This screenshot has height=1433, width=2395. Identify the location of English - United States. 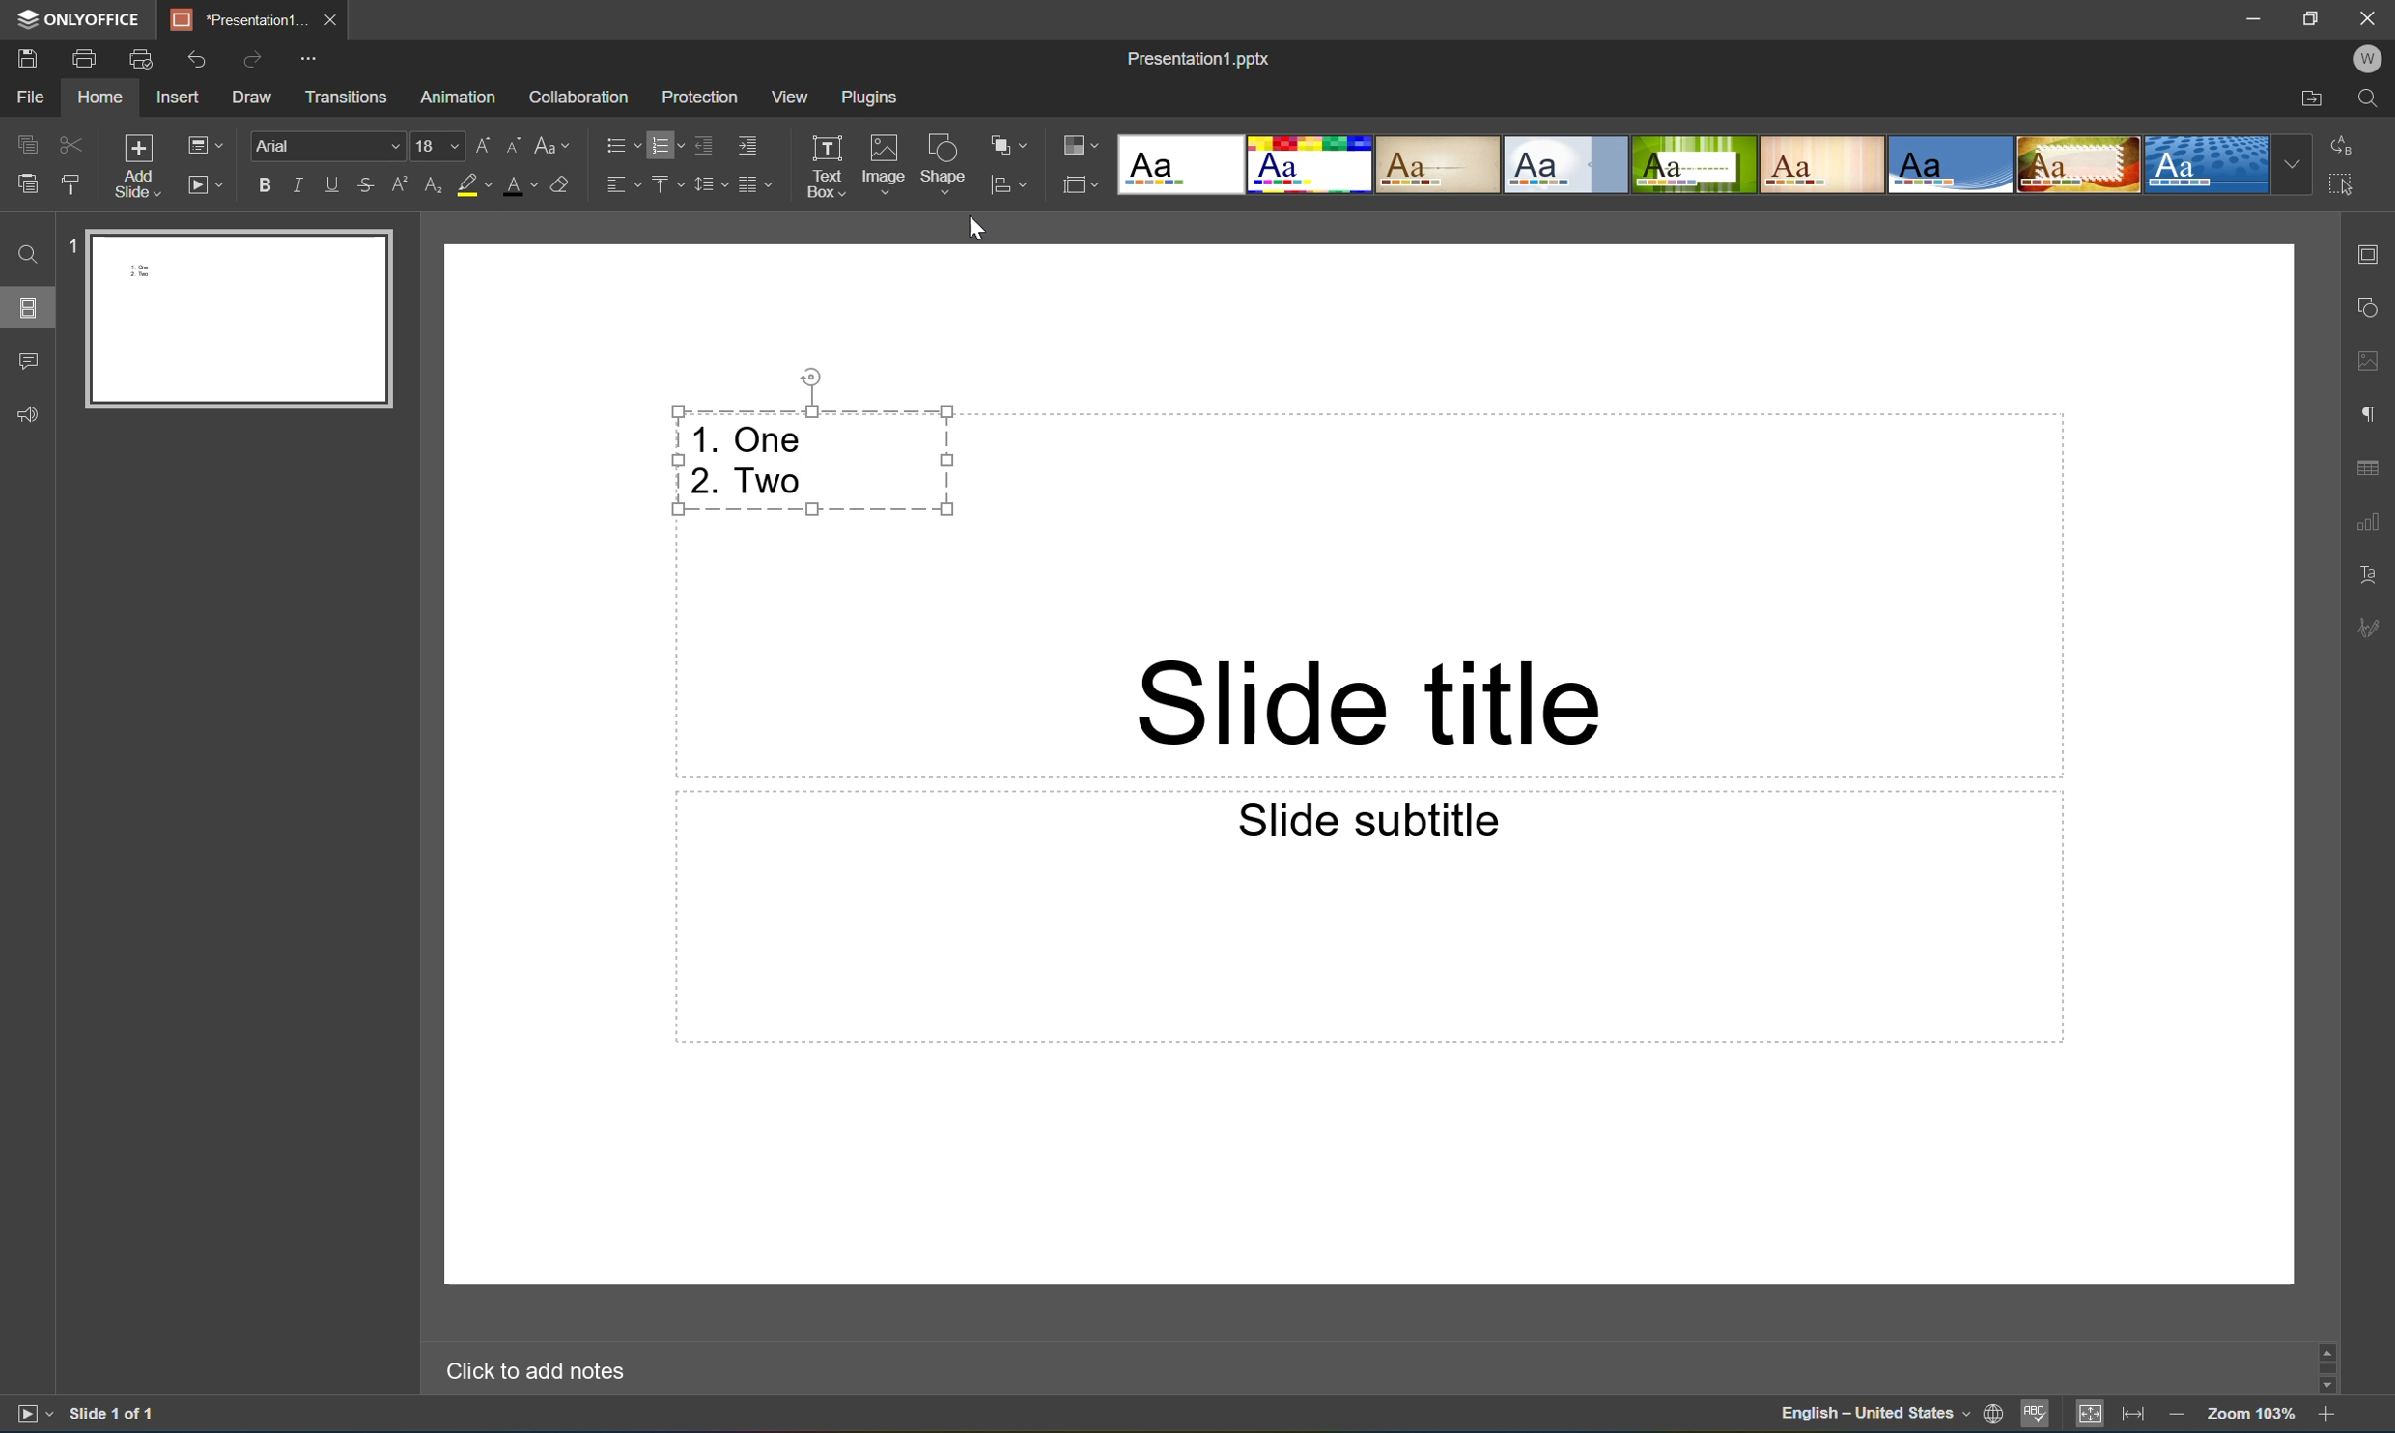
(1873, 1419).